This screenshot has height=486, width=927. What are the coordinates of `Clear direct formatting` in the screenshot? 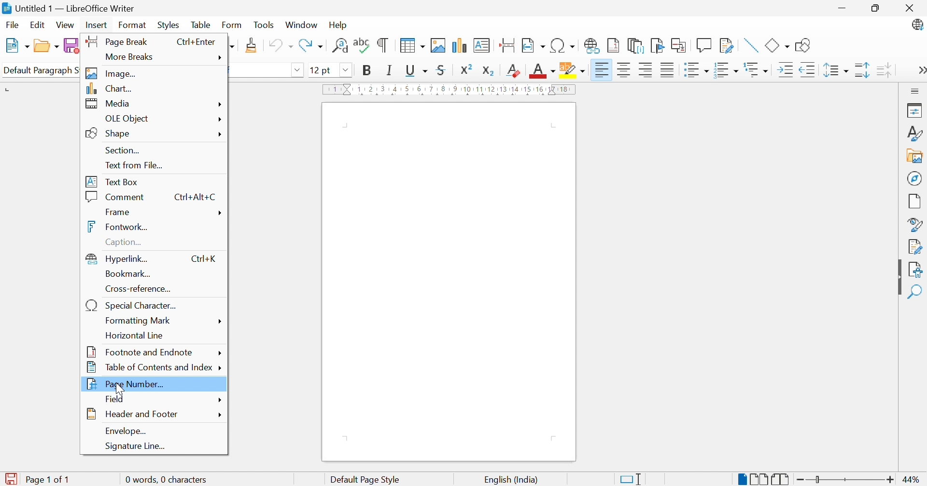 It's located at (512, 70).